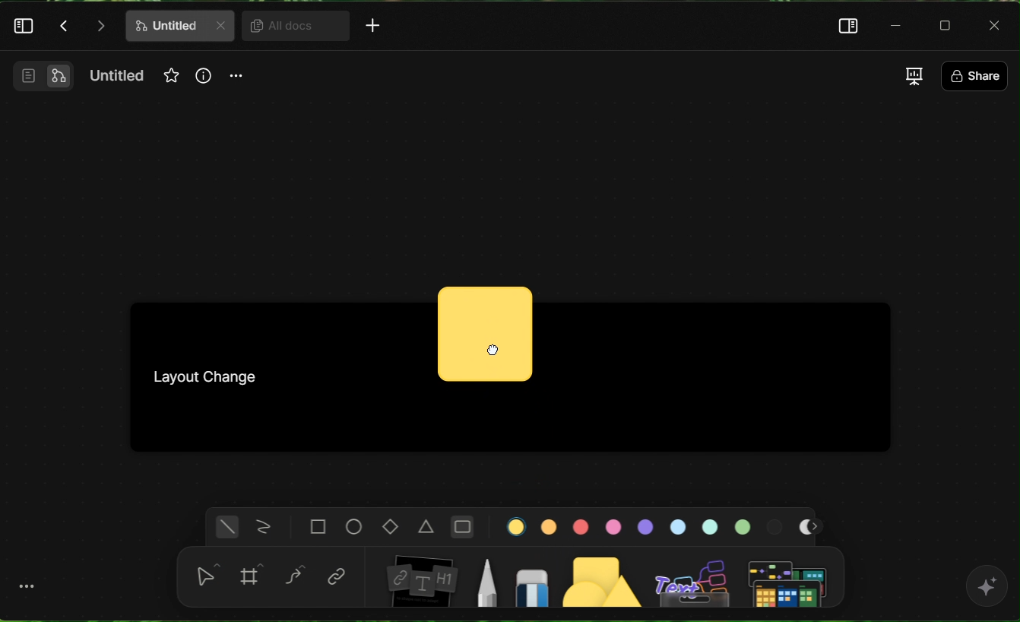 This screenshot has height=622, width=1020. I want to click on select, so click(206, 581).